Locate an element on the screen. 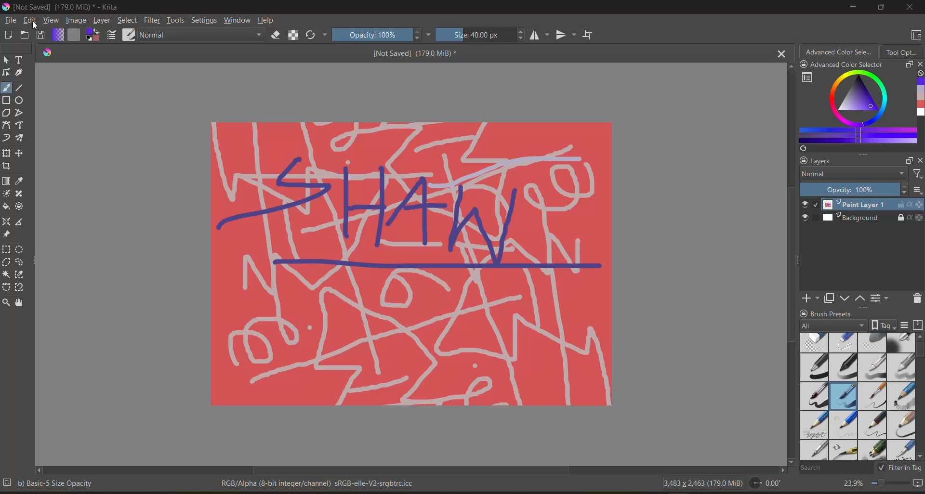  Ellipse tool is located at coordinates (20, 100).